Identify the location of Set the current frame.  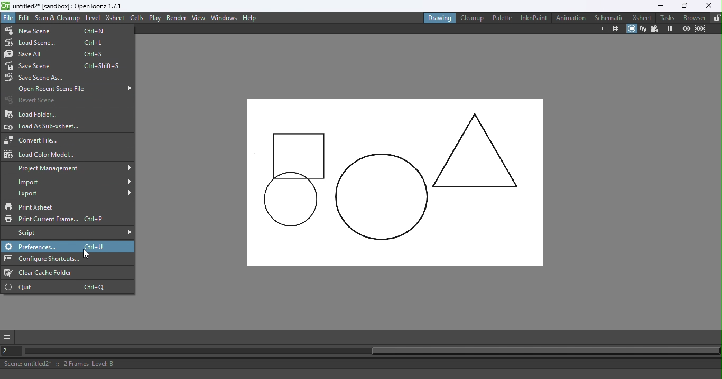
(9, 351).